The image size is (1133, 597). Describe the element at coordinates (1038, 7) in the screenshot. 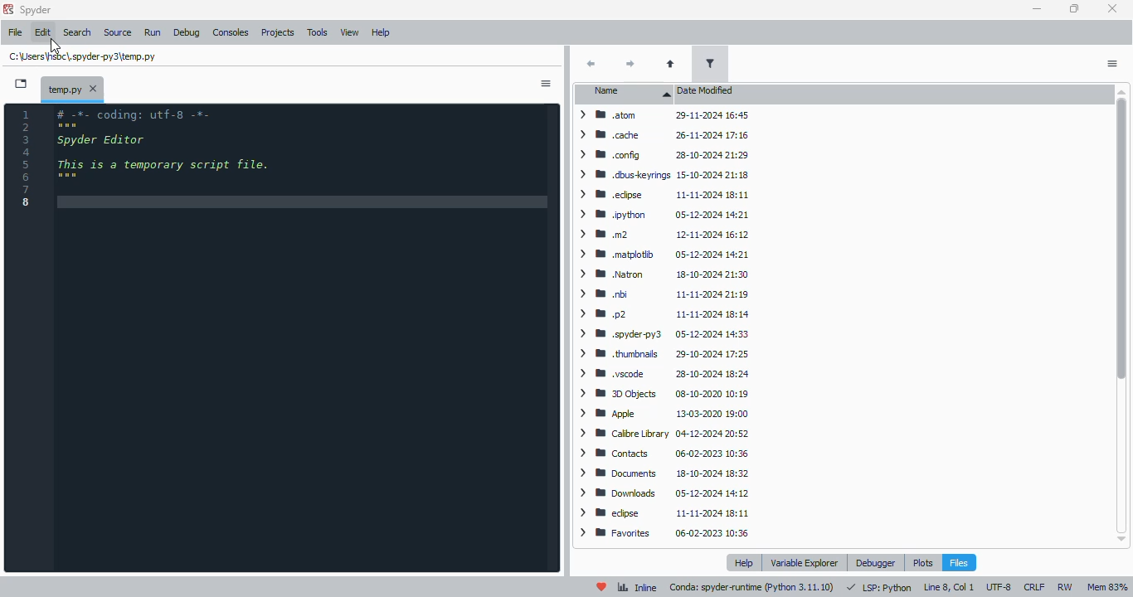

I see `minimize` at that location.